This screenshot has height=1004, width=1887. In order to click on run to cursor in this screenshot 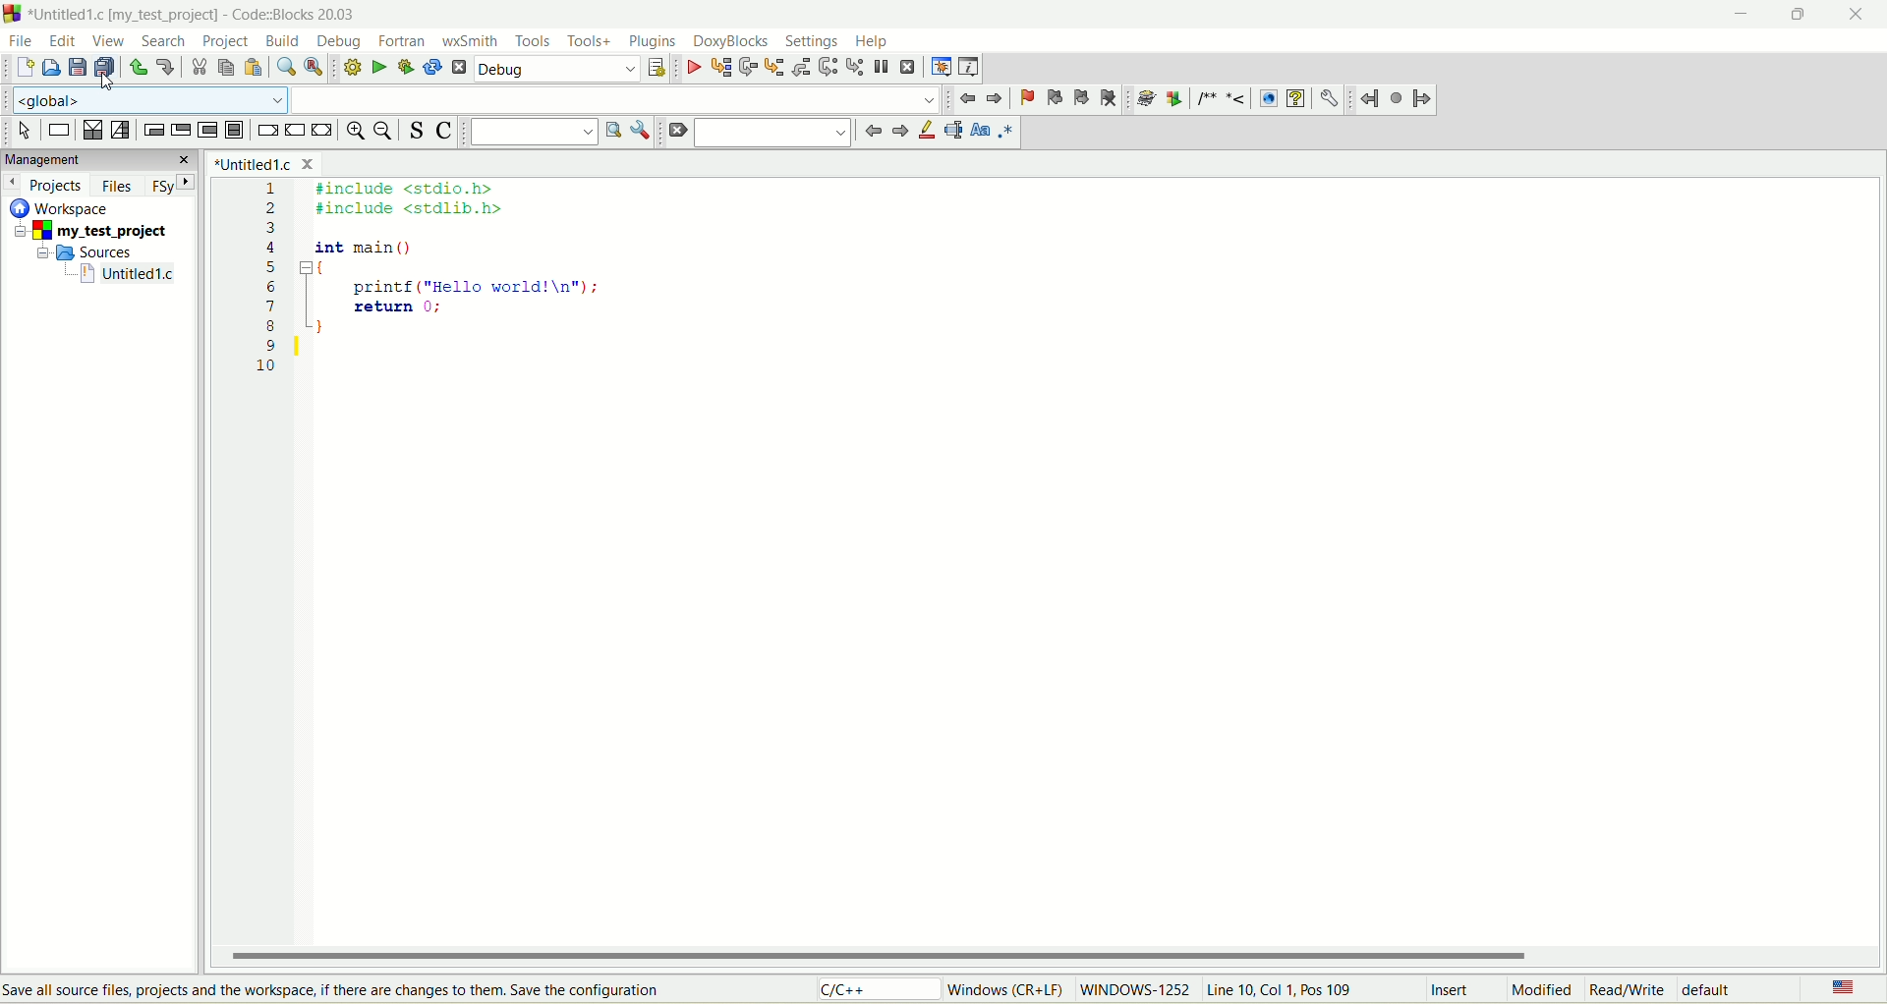, I will do `click(721, 68)`.